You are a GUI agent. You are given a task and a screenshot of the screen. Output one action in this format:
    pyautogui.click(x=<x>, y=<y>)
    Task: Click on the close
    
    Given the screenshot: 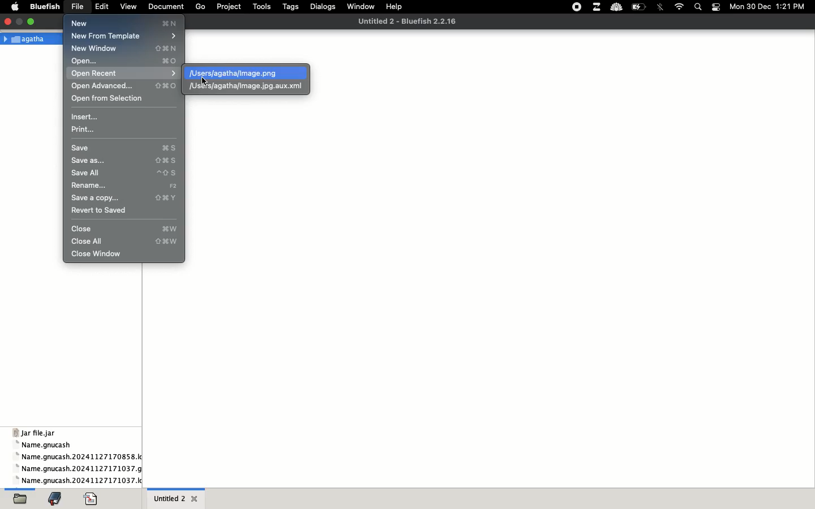 What is the action you would take?
    pyautogui.click(x=7, y=21)
    